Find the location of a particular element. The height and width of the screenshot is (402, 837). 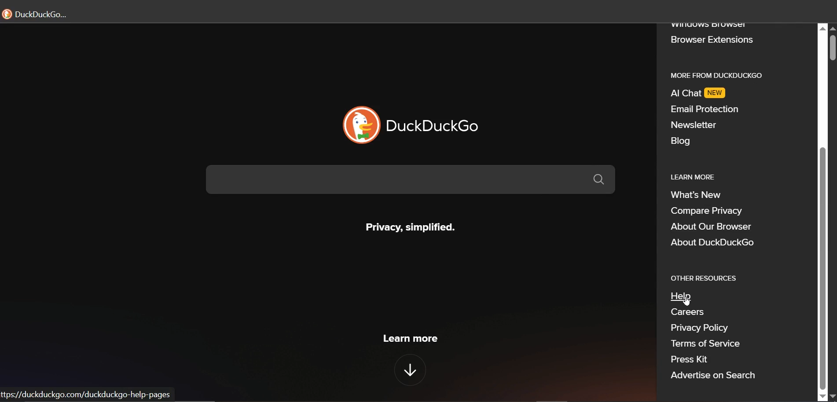

terms of service is located at coordinates (716, 344).